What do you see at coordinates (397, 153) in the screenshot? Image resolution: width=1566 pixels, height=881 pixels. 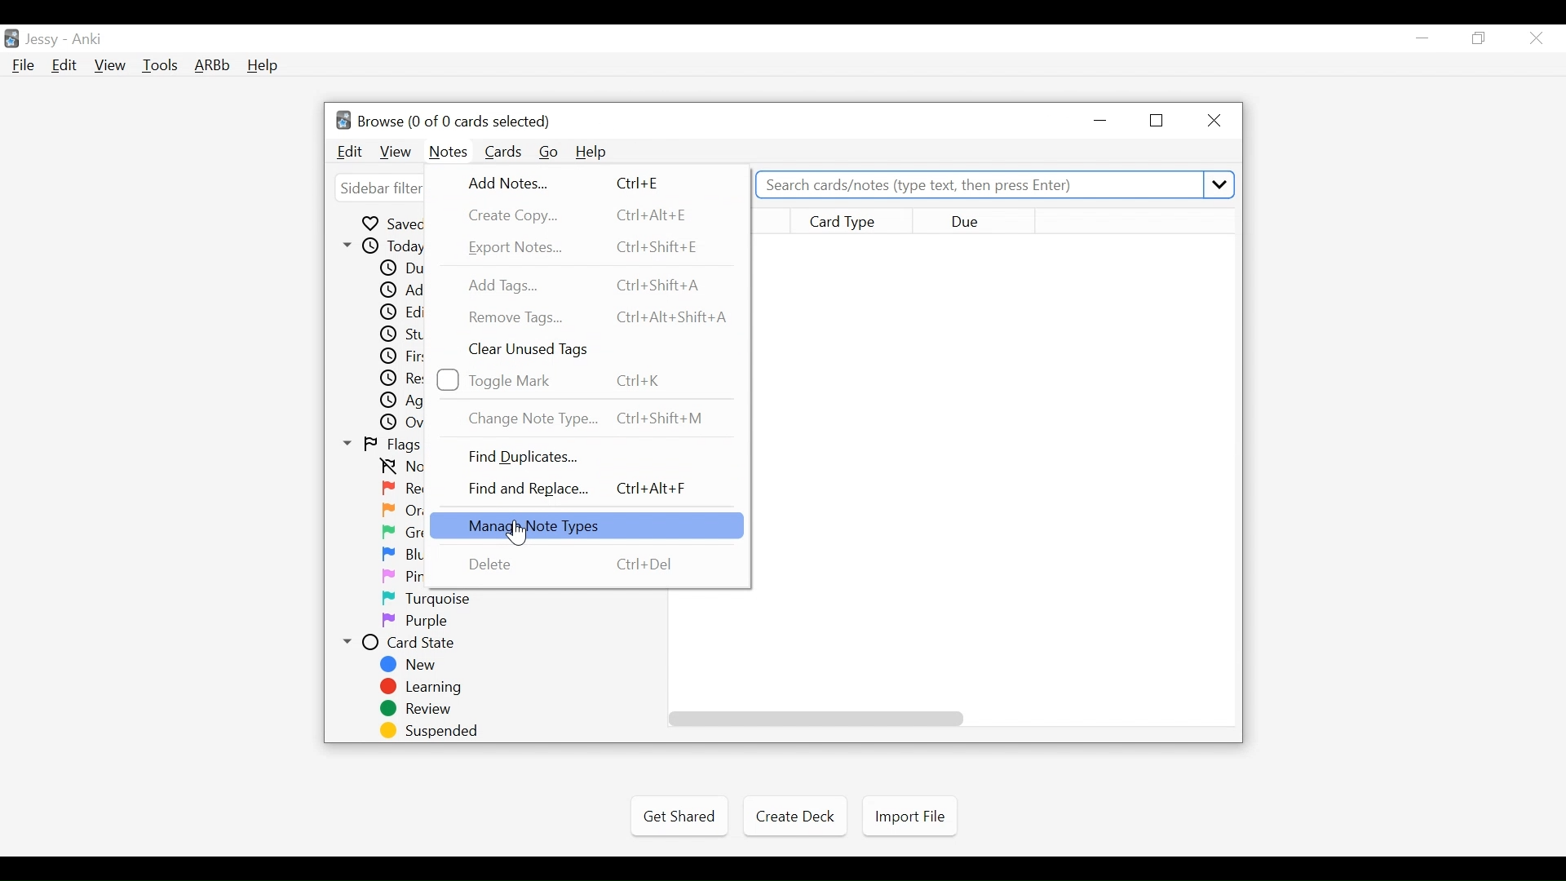 I see `View` at bounding box center [397, 153].